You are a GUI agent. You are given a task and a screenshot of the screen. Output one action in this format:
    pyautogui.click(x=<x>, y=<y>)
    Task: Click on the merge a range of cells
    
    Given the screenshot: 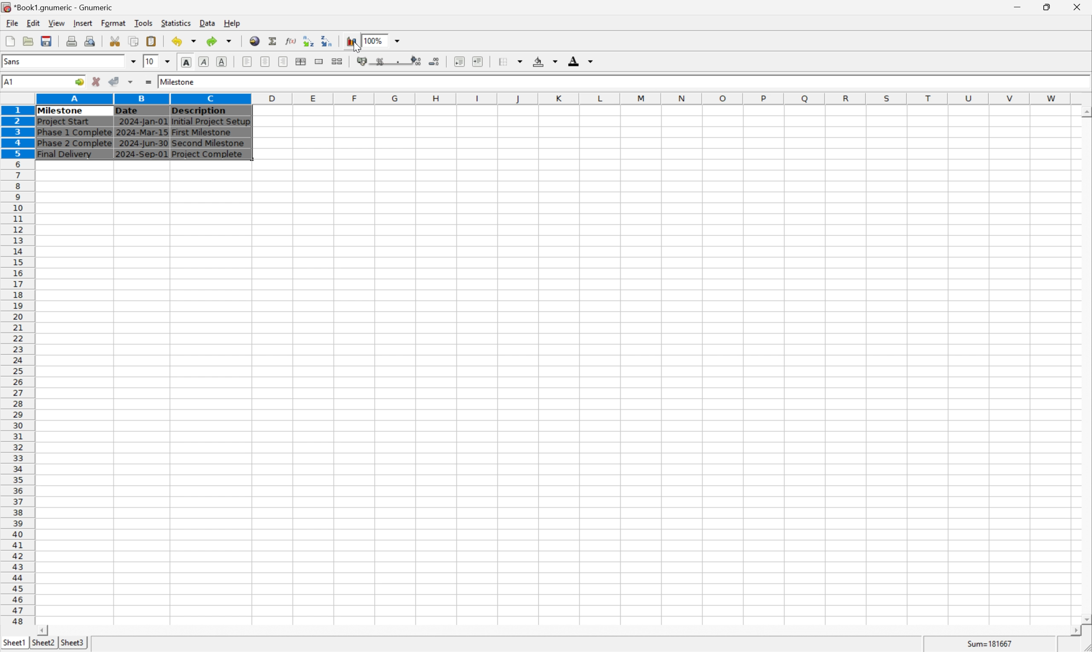 What is the action you would take?
    pyautogui.click(x=320, y=62)
    